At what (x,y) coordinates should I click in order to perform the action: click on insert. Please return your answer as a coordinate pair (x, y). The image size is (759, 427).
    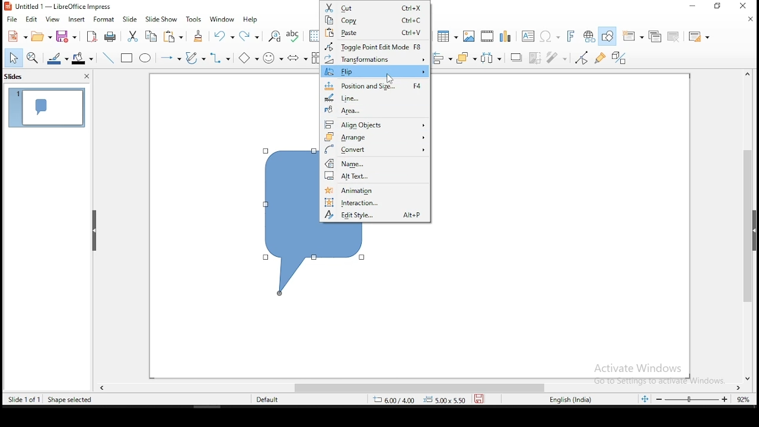
    Looking at the image, I should click on (76, 20).